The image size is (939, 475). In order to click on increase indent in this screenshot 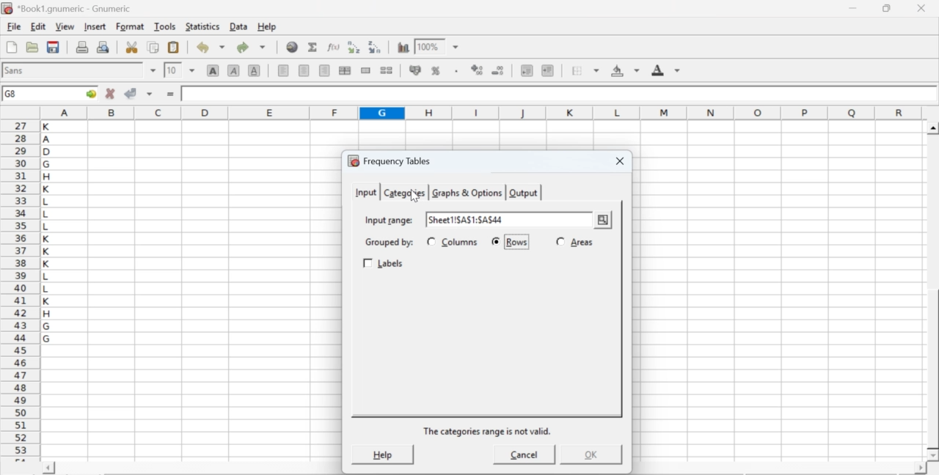, I will do `click(547, 71)`.